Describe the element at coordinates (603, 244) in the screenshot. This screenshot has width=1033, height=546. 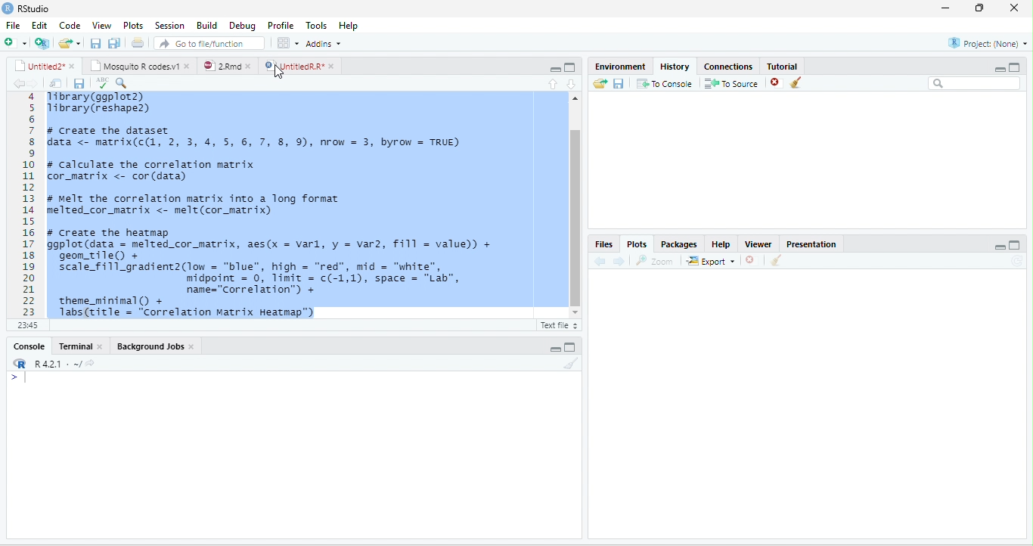
I see `files` at that location.